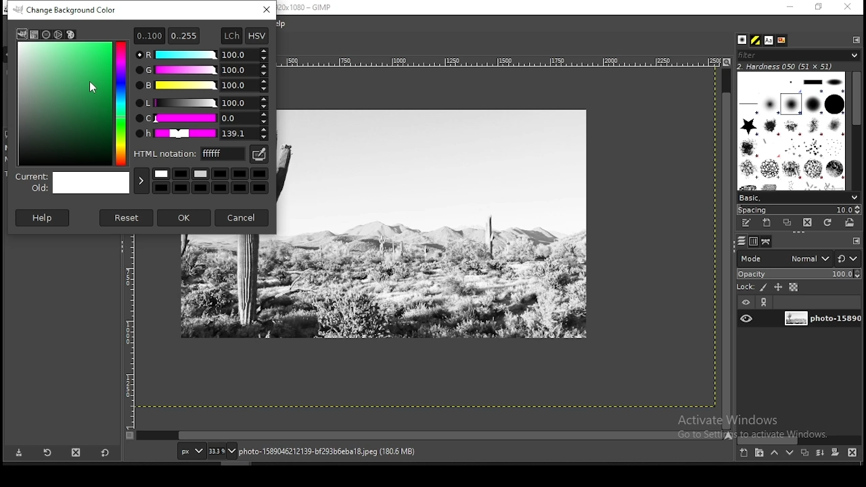  Describe the element at coordinates (819, 7) in the screenshot. I see `restore` at that location.